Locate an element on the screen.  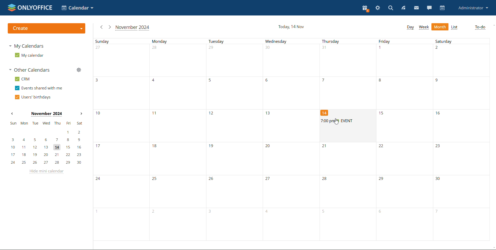
number is located at coordinates (156, 212).